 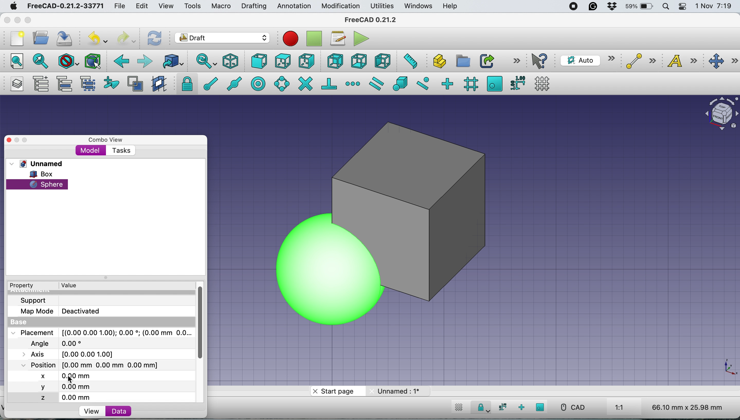 I want to click on snap extension, so click(x=354, y=84).